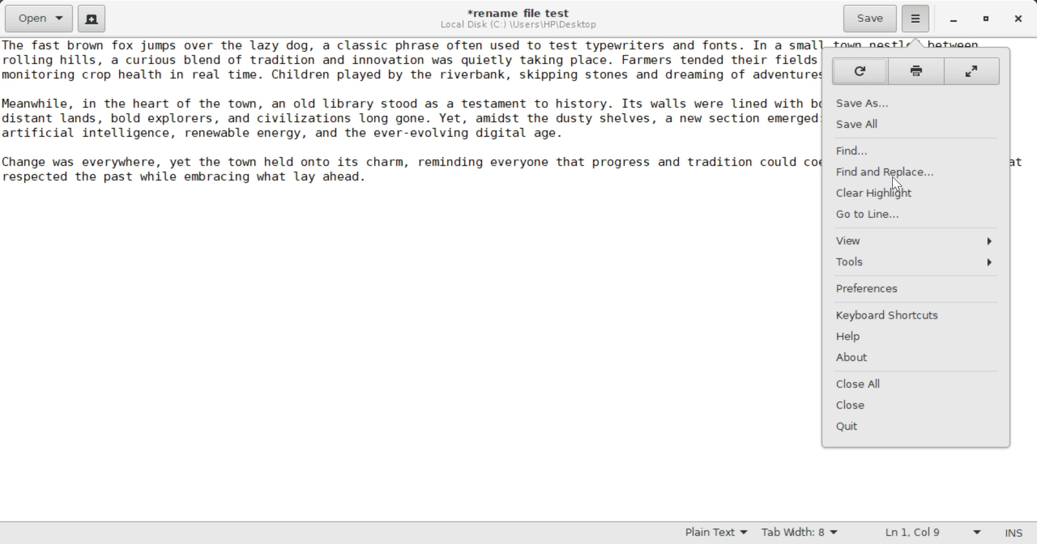  What do you see at coordinates (918, 408) in the screenshot?
I see `Close` at bounding box center [918, 408].